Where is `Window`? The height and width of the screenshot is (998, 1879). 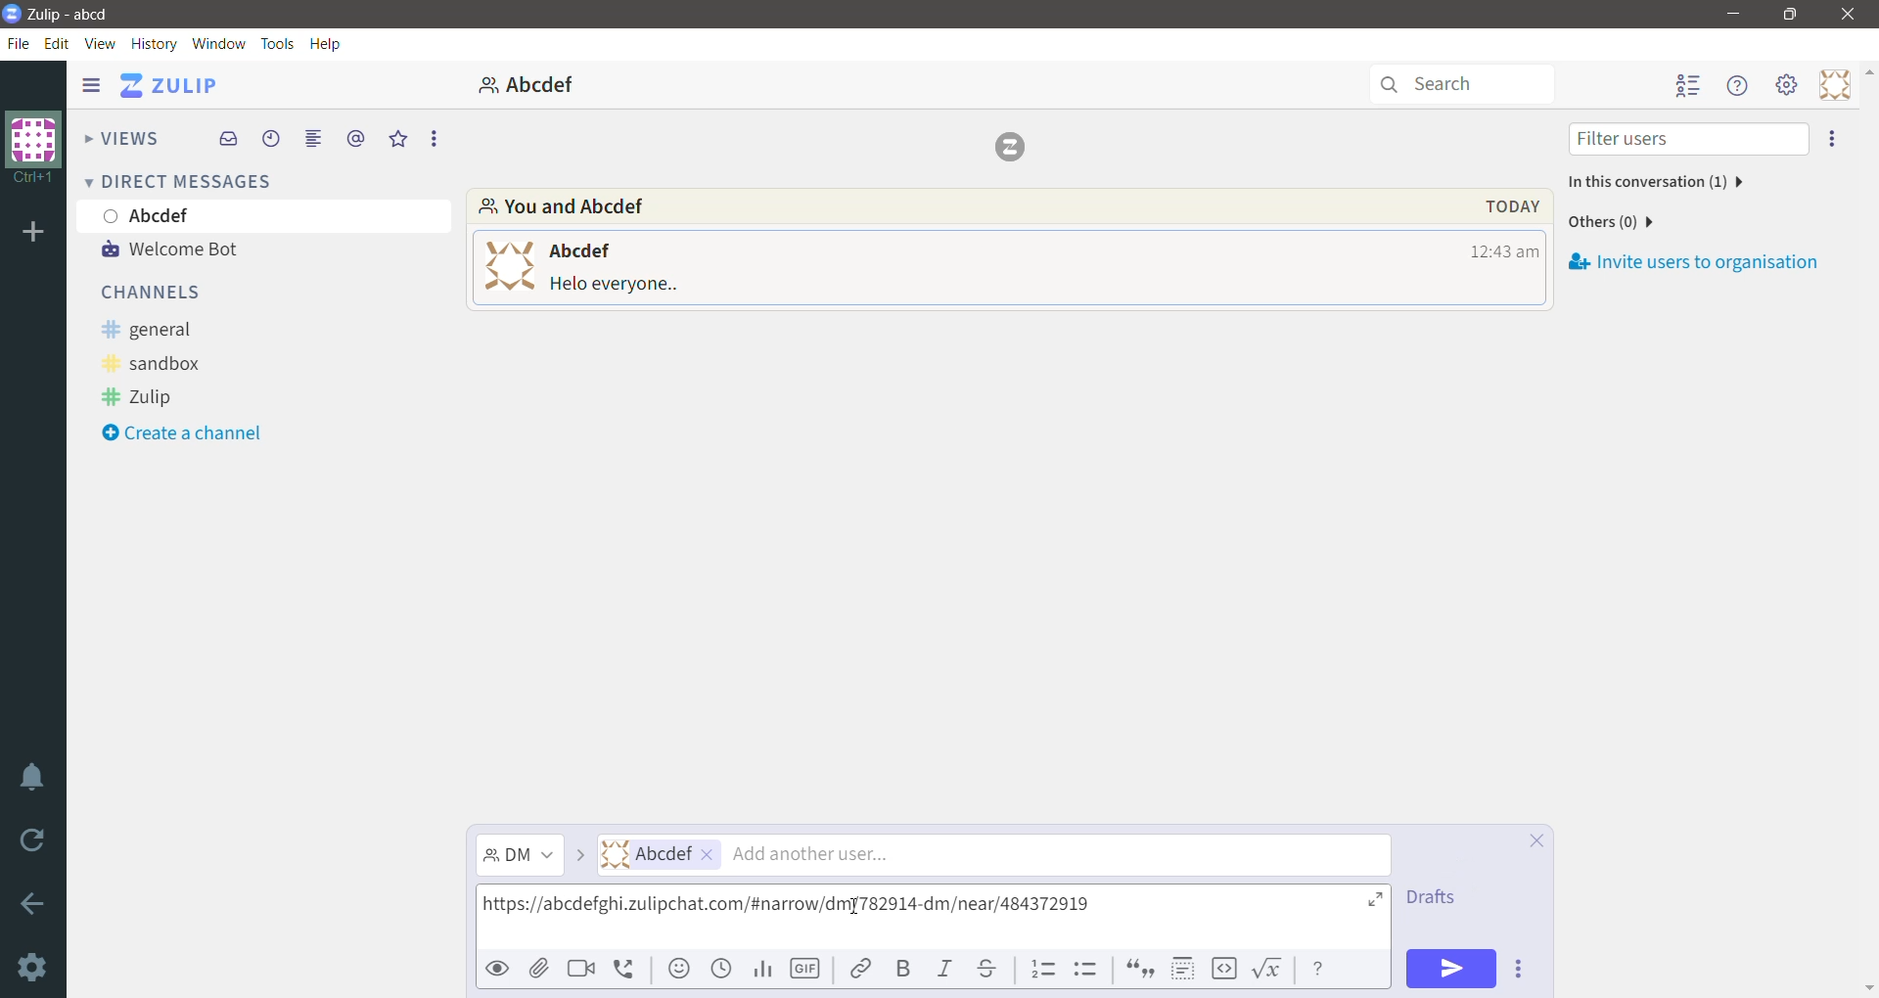 Window is located at coordinates (219, 43).